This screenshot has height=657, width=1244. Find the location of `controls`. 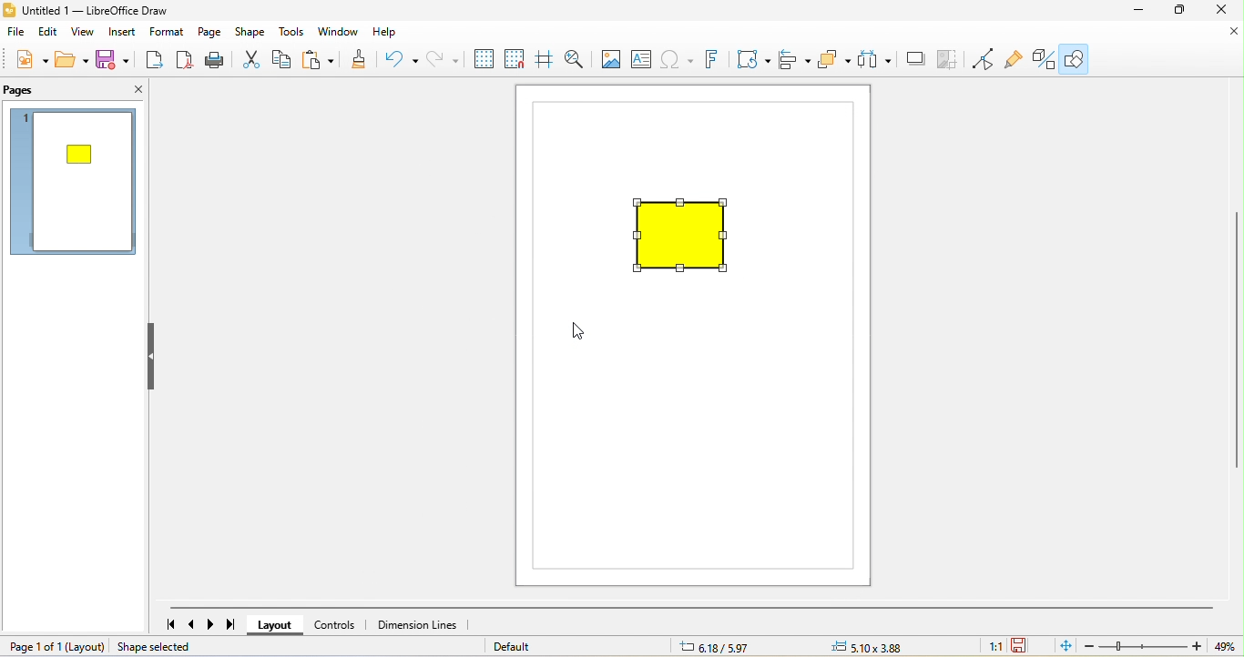

controls is located at coordinates (339, 625).